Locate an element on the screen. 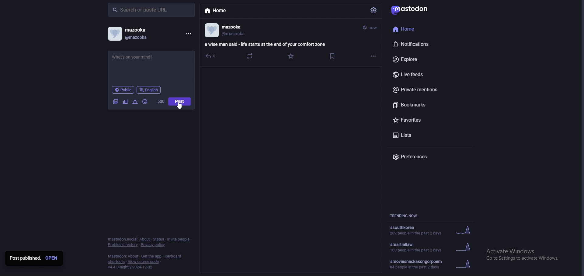  @mazooka is located at coordinates (237, 35).